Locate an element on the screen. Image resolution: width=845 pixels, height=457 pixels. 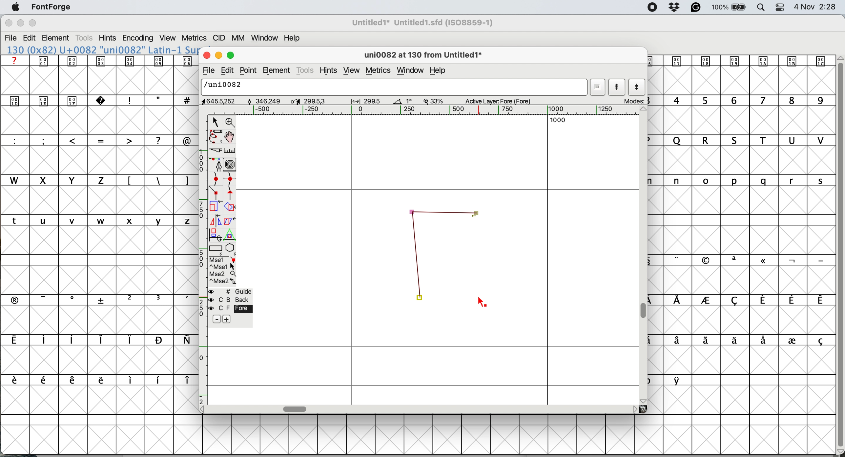
show previous letter is located at coordinates (617, 87).